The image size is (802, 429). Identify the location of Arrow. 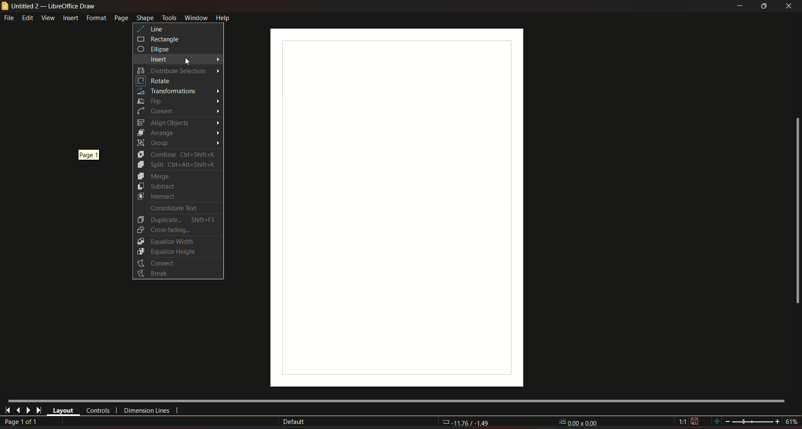
(218, 70).